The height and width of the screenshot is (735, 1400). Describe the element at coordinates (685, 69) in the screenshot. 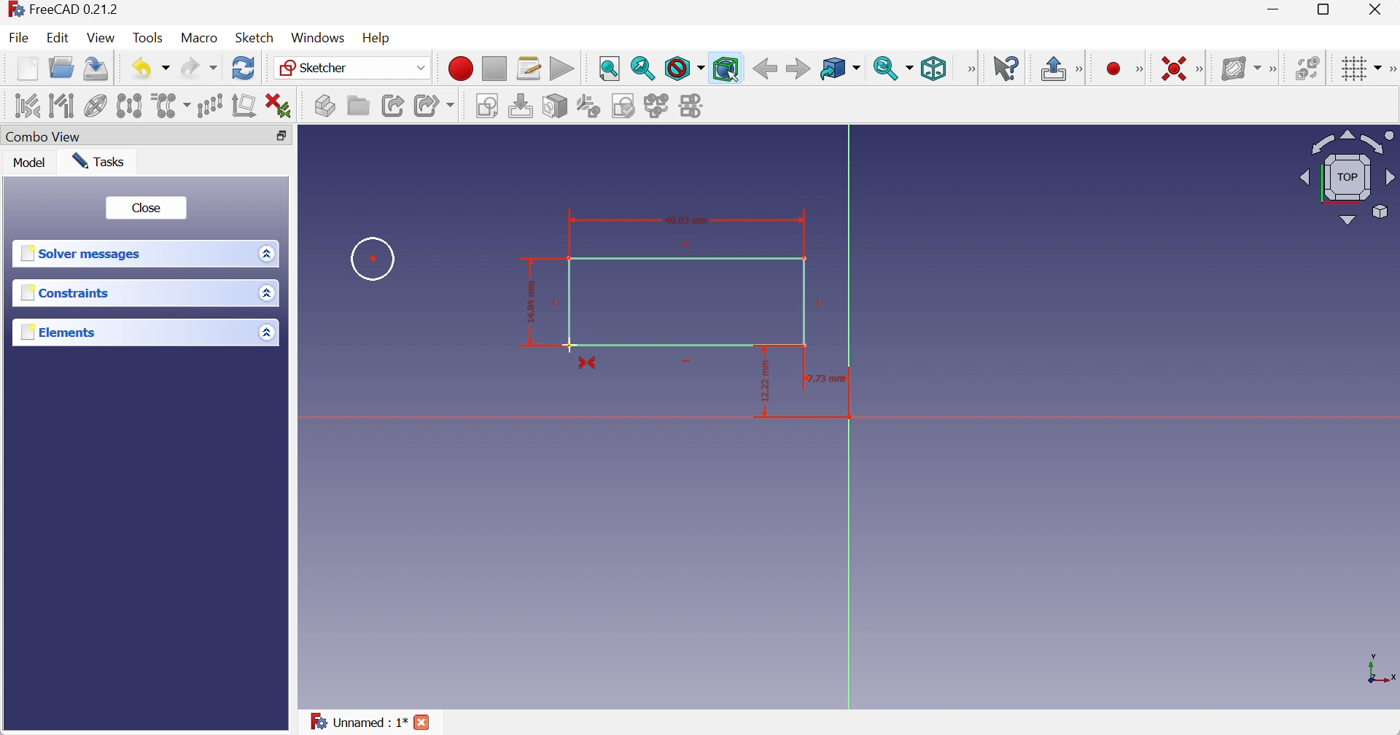

I see `Draw style` at that location.